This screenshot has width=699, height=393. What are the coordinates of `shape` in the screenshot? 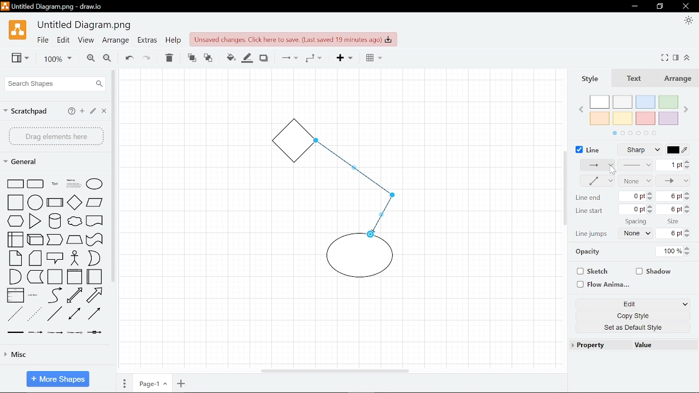 It's located at (13, 240).